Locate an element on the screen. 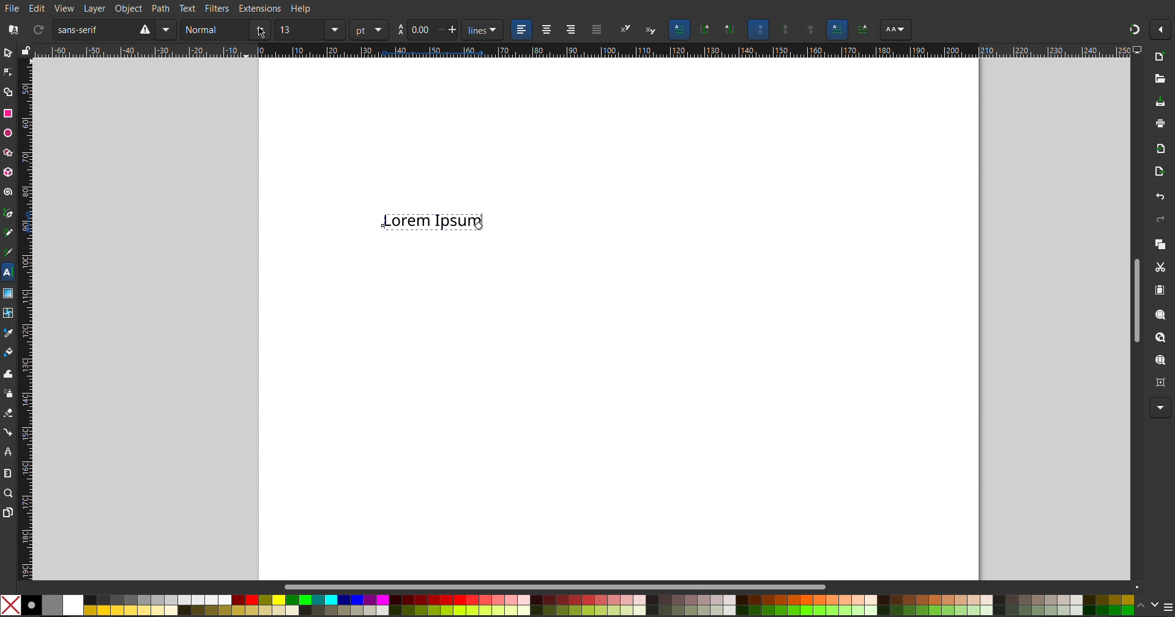 This screenshot has width=1175, height=617. Sideways glyph orientation is located at coordinates (811, 29).